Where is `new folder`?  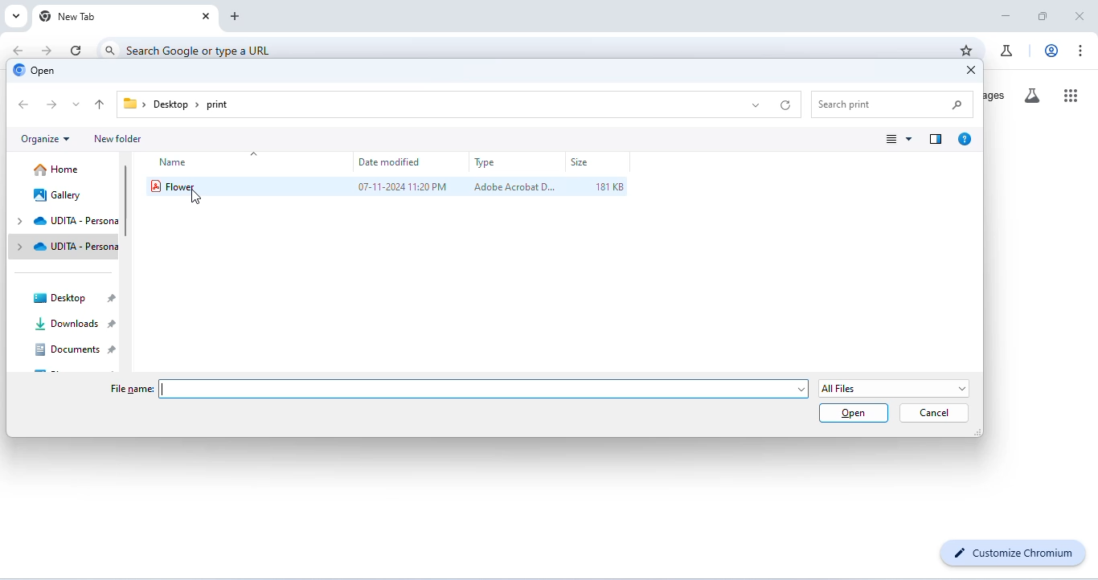
new folder is located at coordinates (117, 139).